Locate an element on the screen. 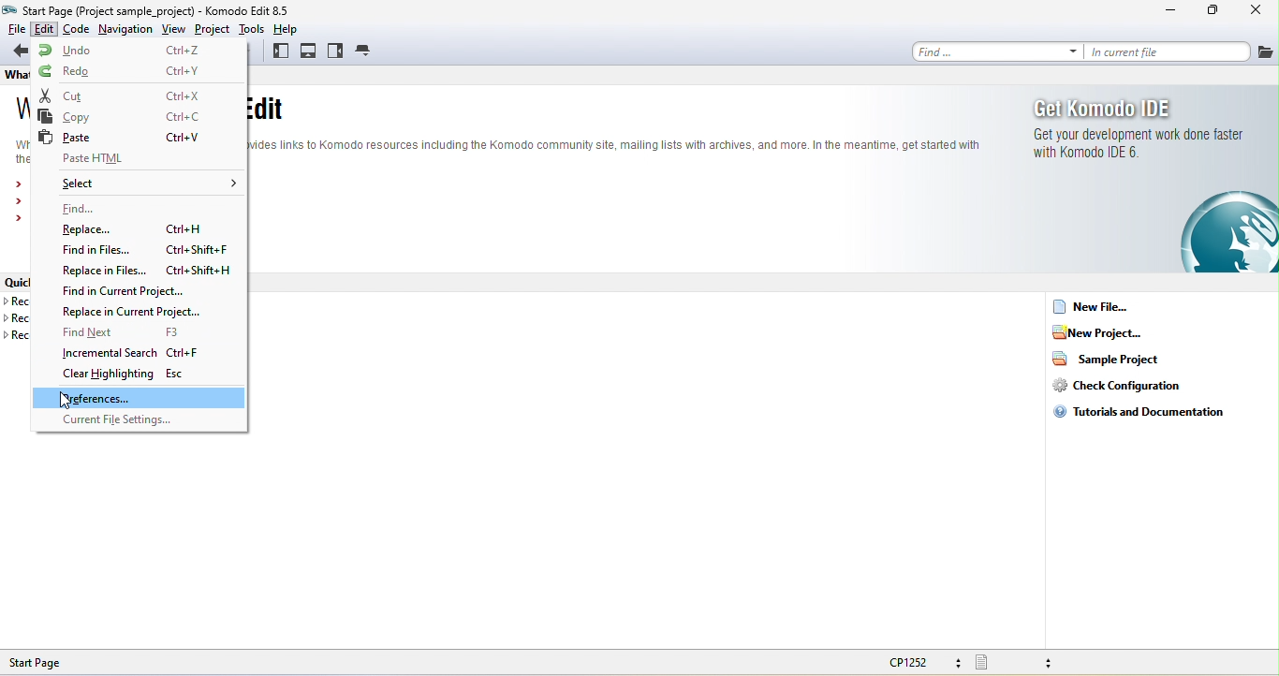 This screenshot has height=676, width=1279. navigation is located at coordinates (128, 29).